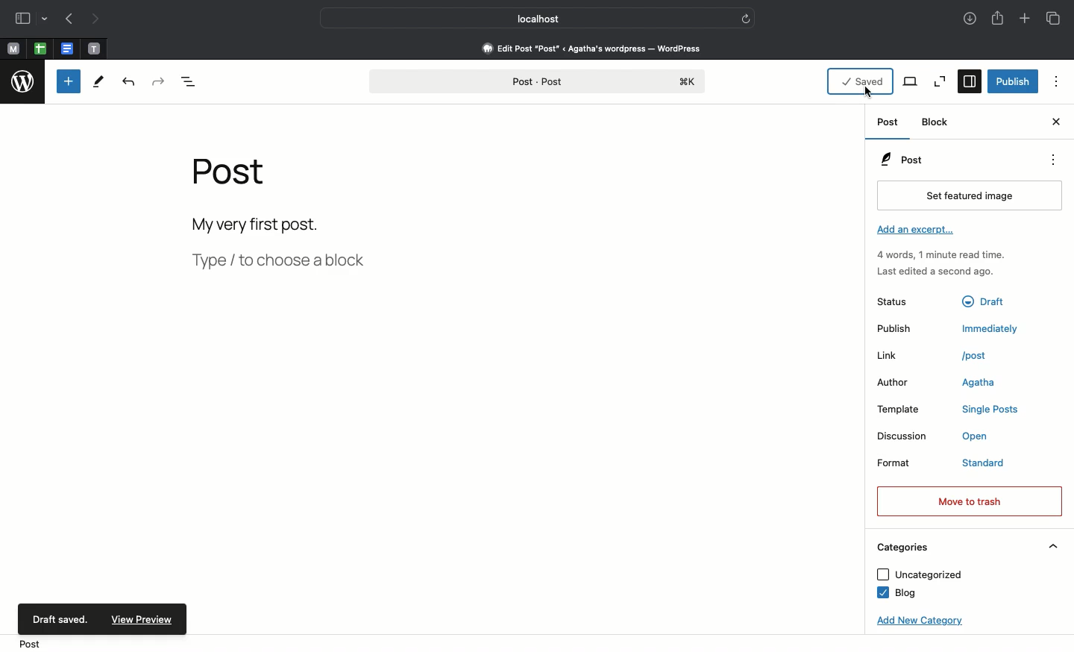  What do you see at coordinates (979, 384) in the screenshot?
I see `agatha` at bounding box center [979, 384].